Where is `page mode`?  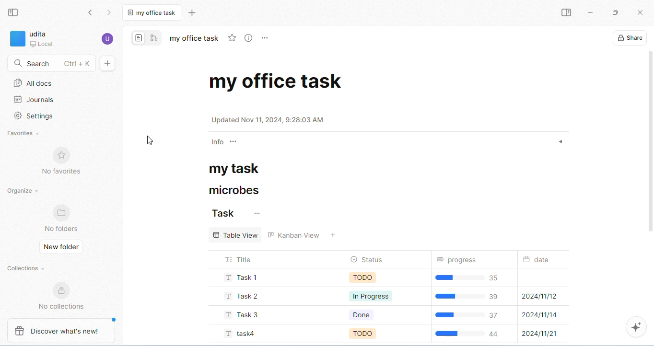
page mode is located at coordinates (138, 38).